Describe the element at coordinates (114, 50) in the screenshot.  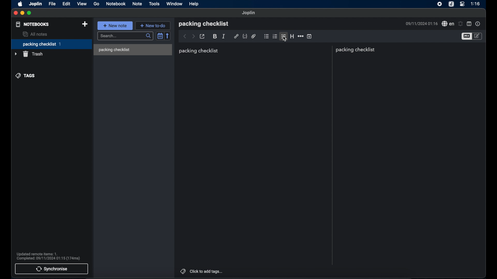
I see `packing checklist` at that location.